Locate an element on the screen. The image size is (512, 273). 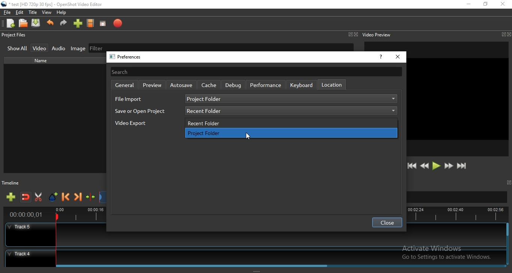
Title is located at coordinates (33, 12).